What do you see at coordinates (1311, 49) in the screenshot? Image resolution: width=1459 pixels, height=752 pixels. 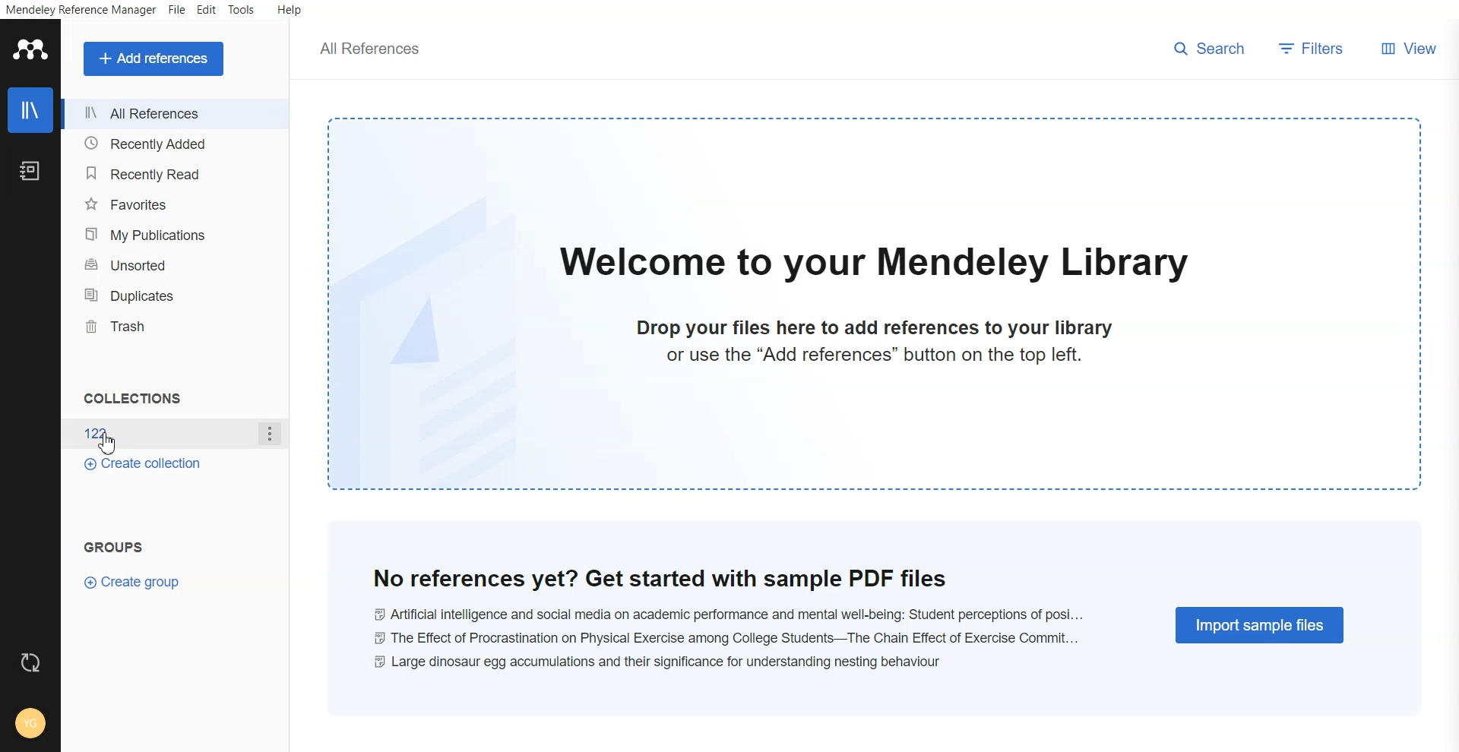 I see `Filters` at bounding box center [1311, 49].